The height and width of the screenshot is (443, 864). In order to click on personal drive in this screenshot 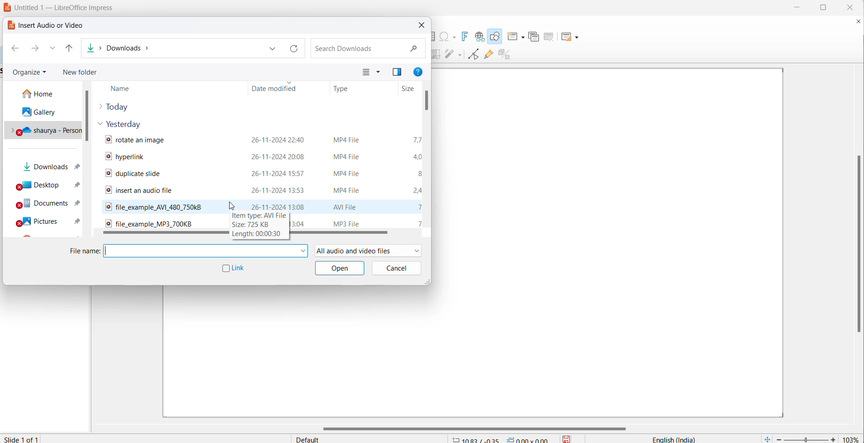, I will do `click(47, 130)`.